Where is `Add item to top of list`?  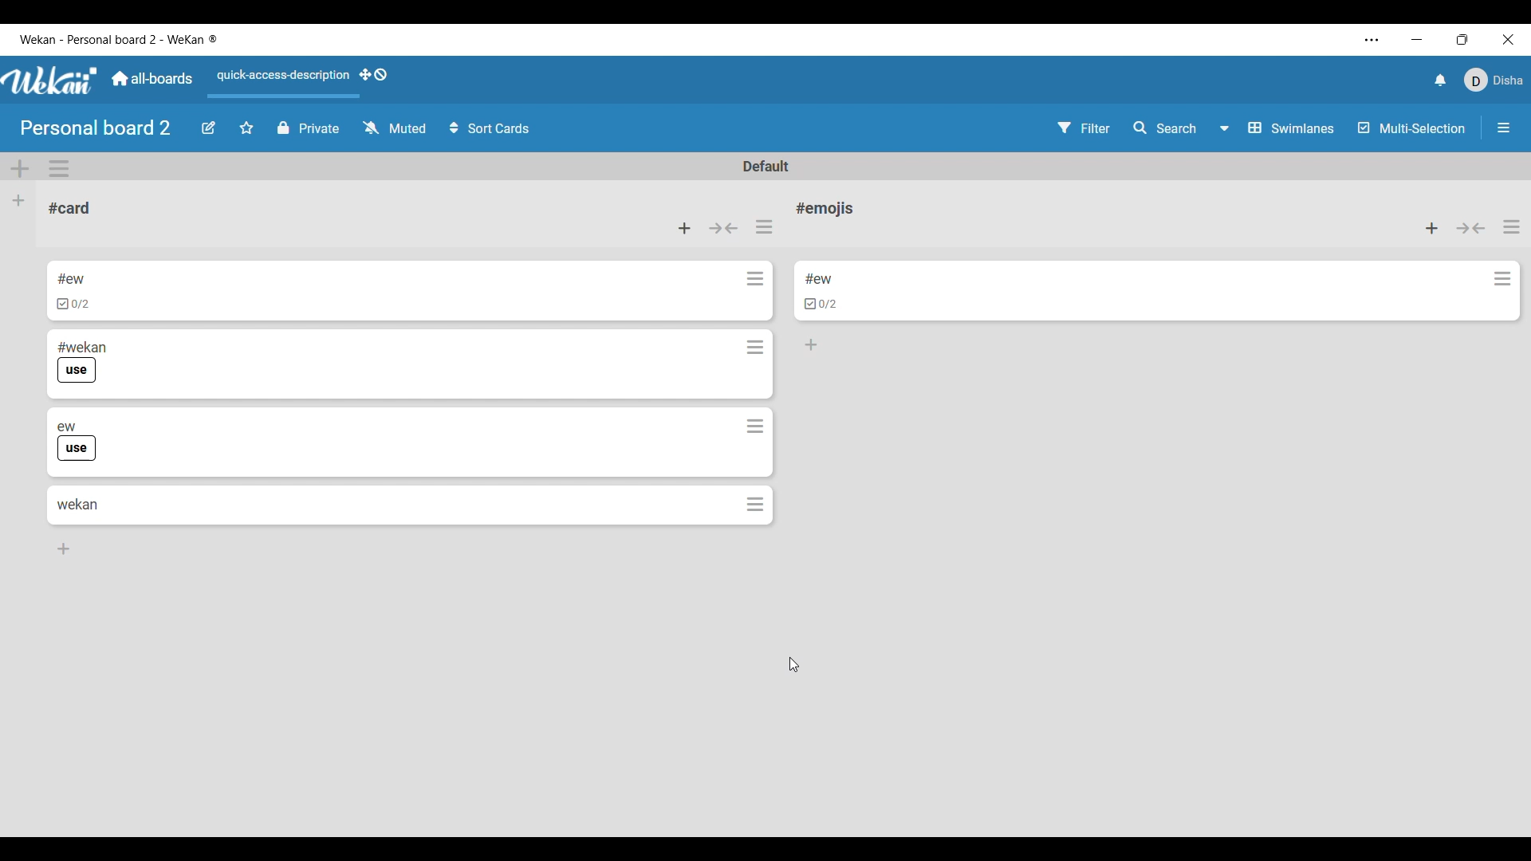 Add item to top of list is located at coordinates (1432, 228).